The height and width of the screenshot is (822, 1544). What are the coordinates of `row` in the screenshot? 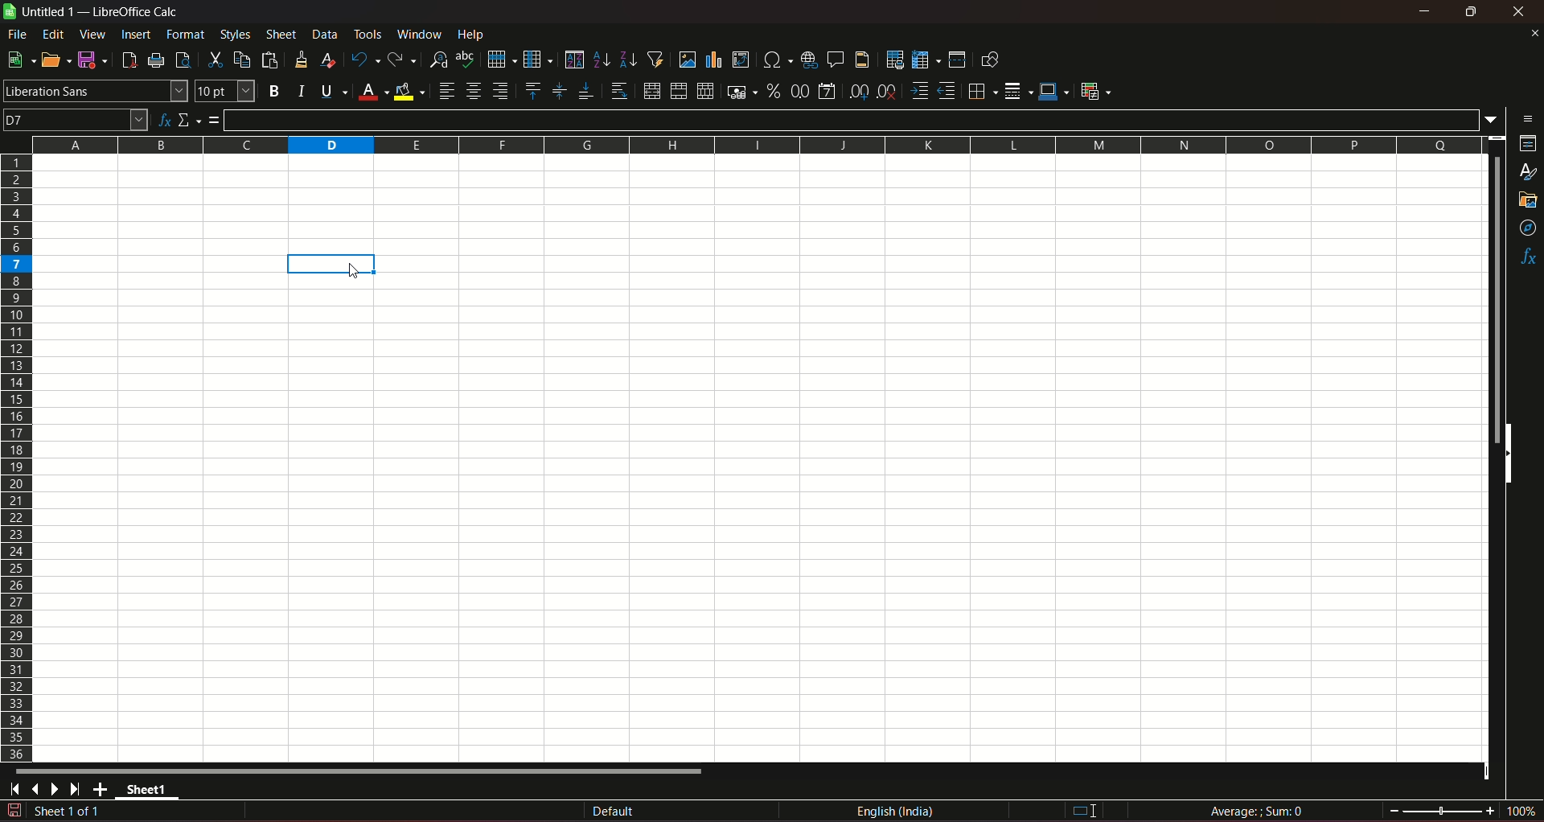 It's located at (498, 58).